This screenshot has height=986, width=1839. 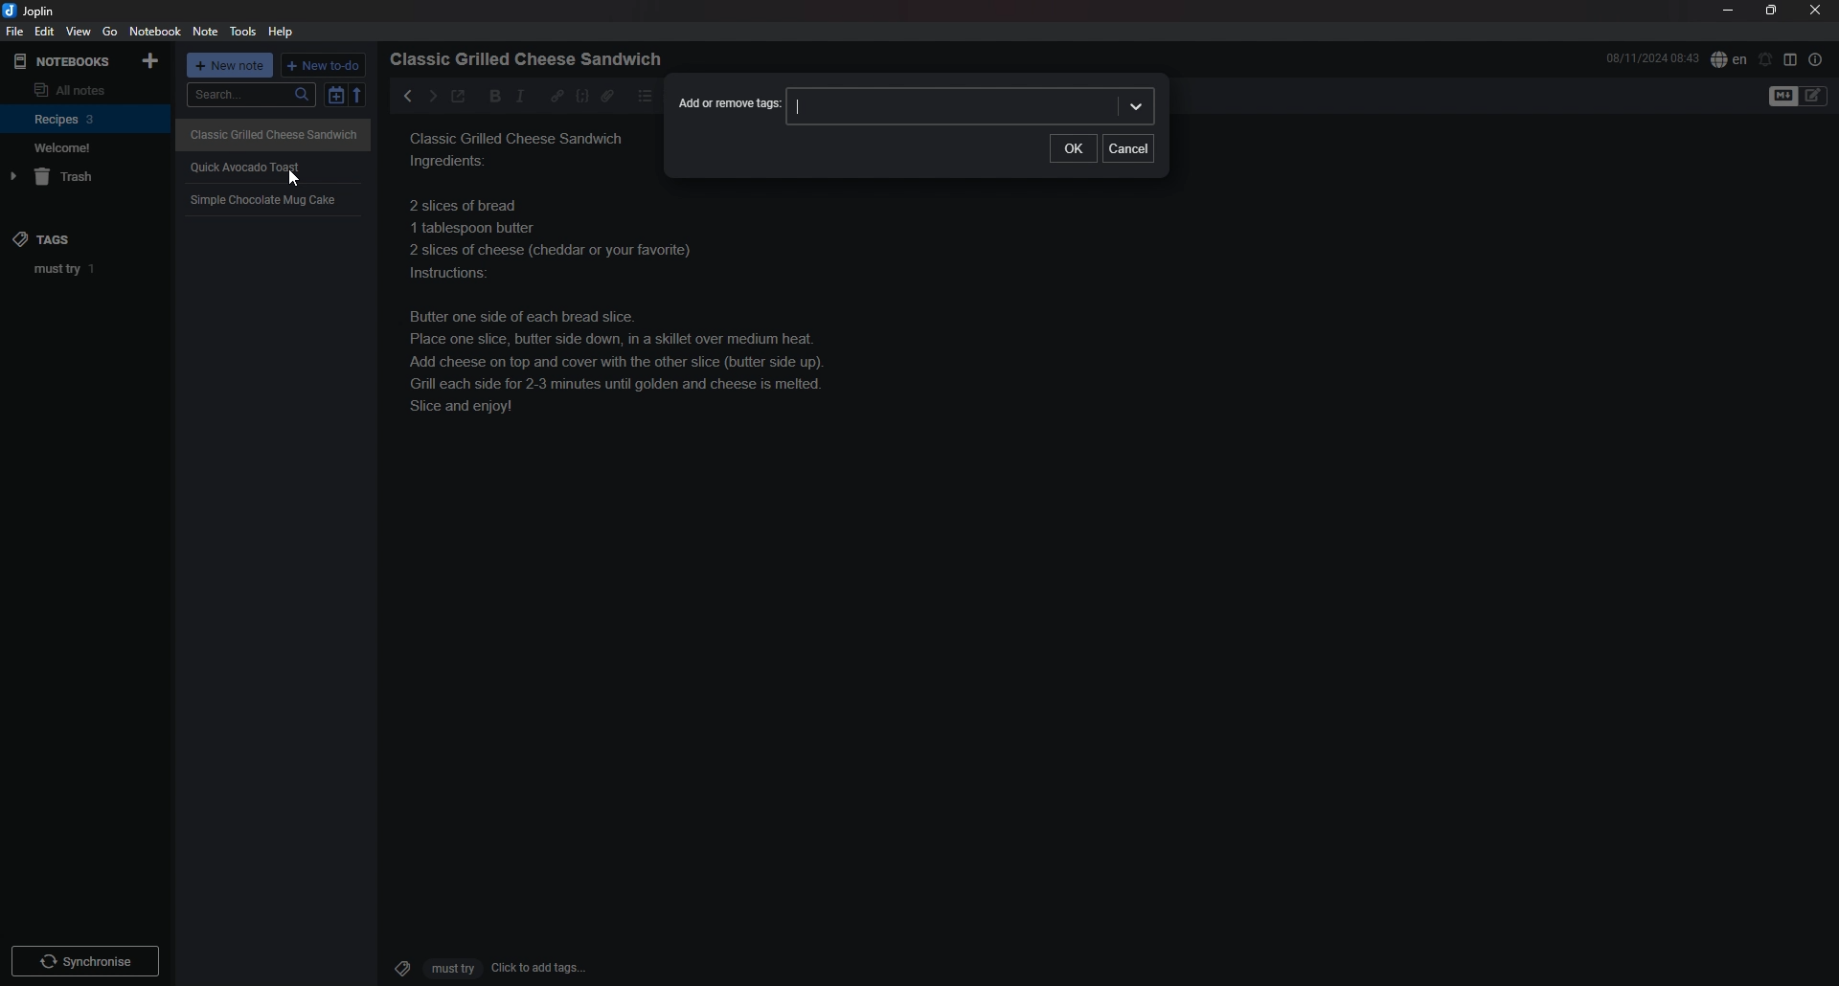 What do you see at coordinates (607, 96) in the screenshot?
I see `attachment` at bounding box center [607, 96].